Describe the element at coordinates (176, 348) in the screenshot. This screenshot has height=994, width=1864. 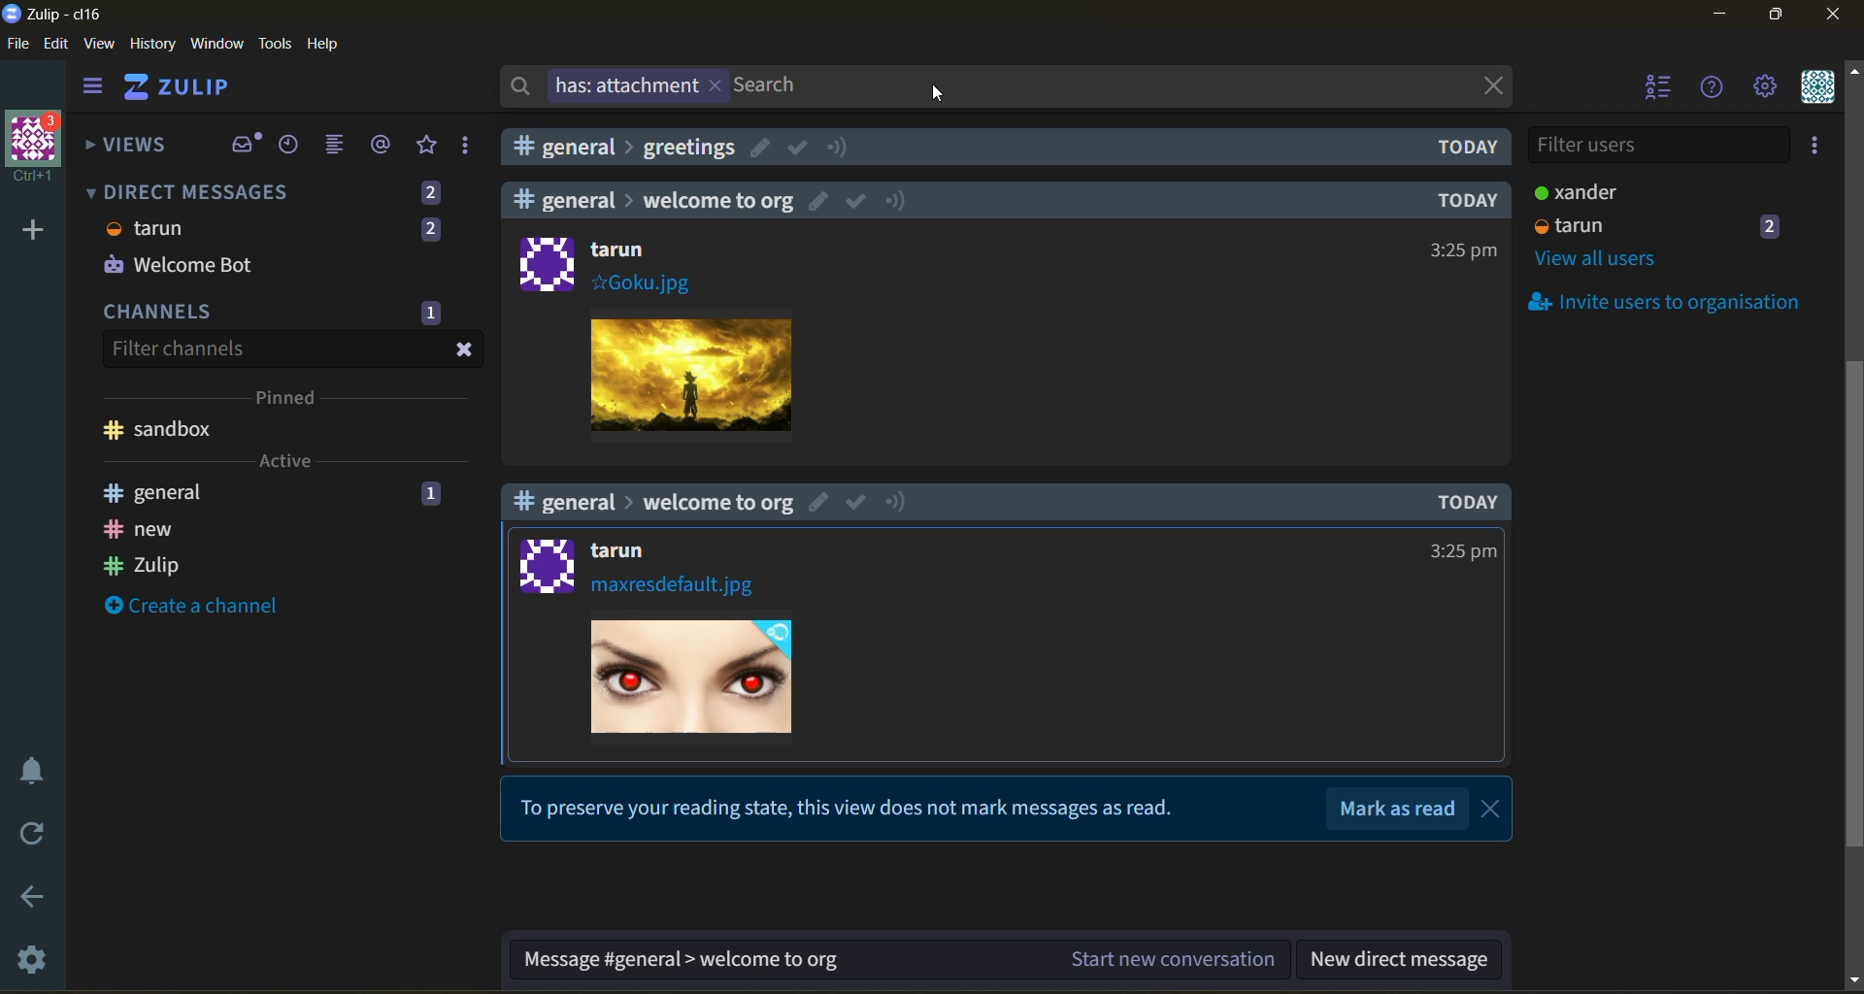
I see `Filter channels` at that location.